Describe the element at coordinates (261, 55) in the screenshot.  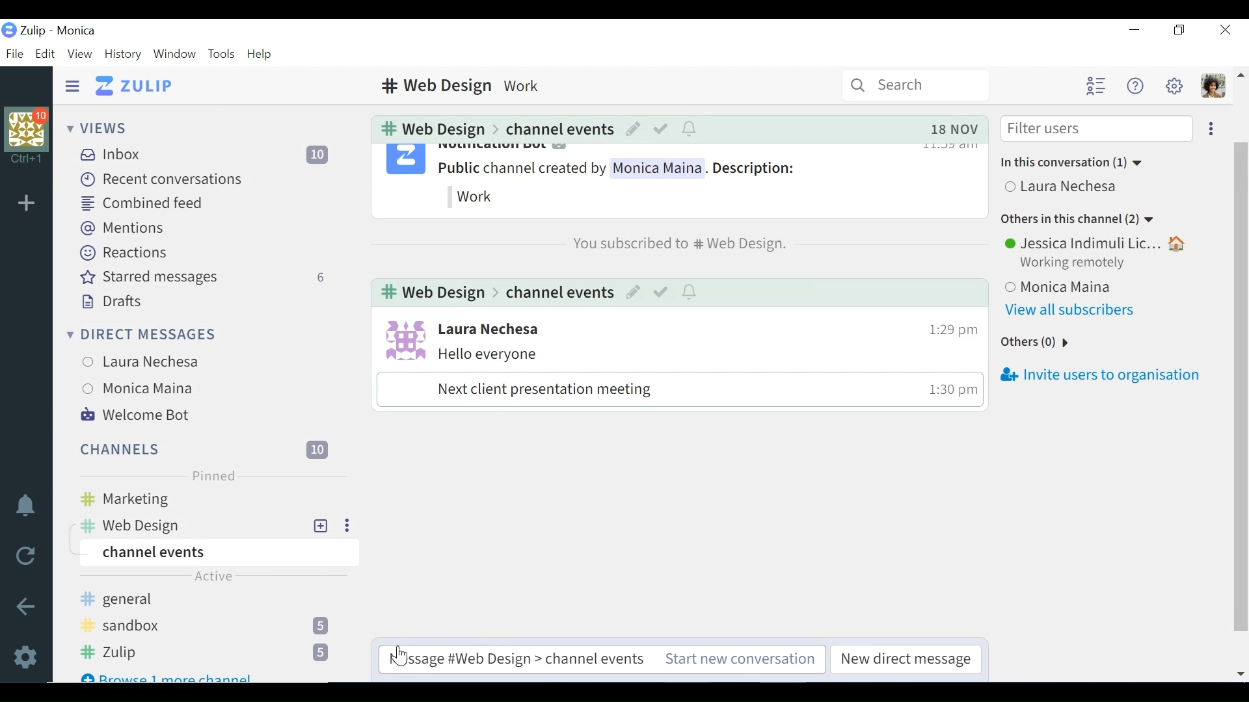
I see `Help` at that location.